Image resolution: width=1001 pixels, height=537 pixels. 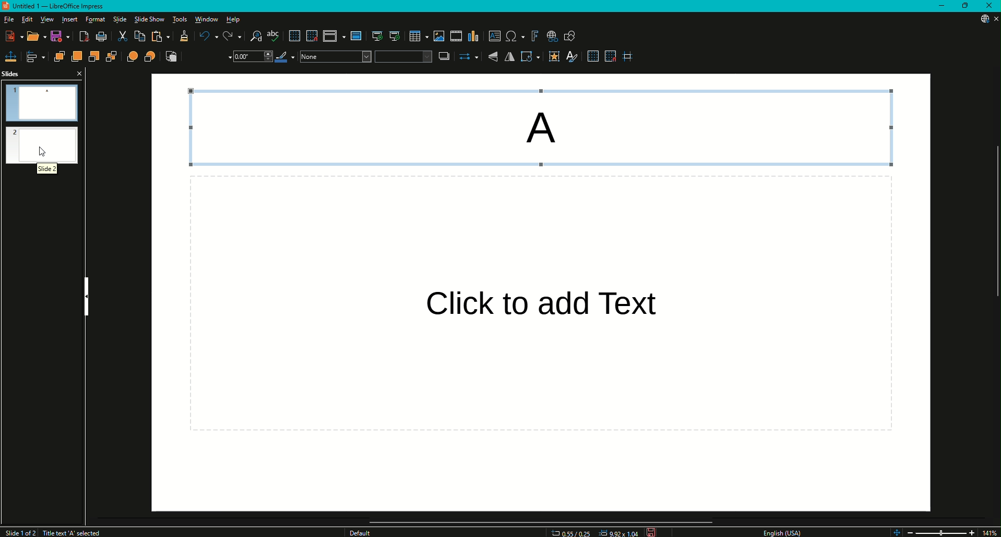 I want to click on Clone Formatting, so click(x=183, y=36).